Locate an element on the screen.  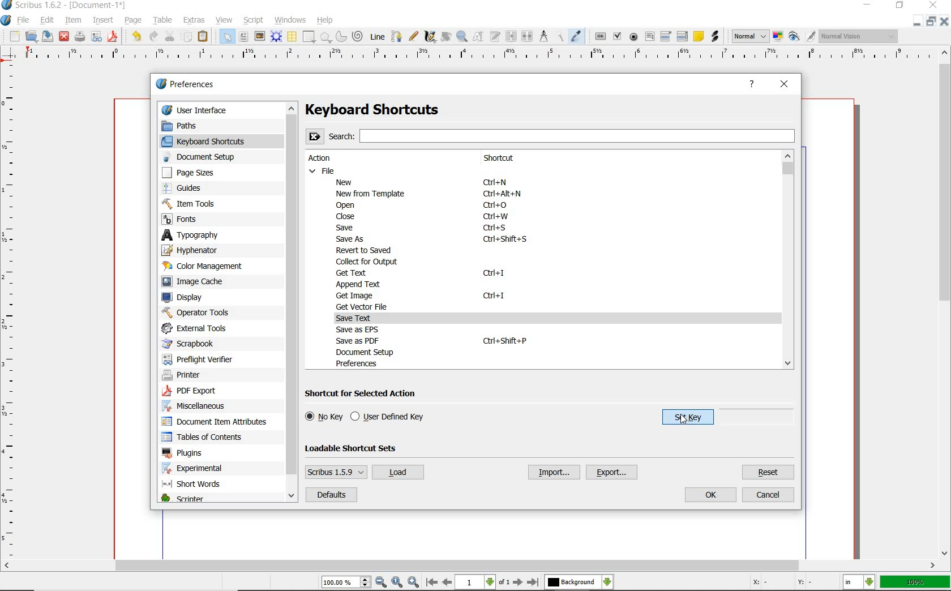
save is located at coordinates (348, 227).